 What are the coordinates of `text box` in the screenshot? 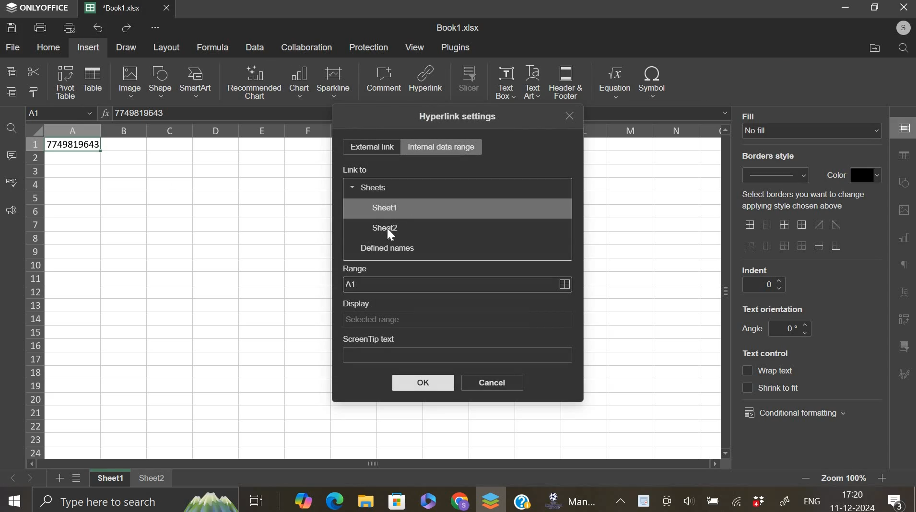 It's located at (505, 82).